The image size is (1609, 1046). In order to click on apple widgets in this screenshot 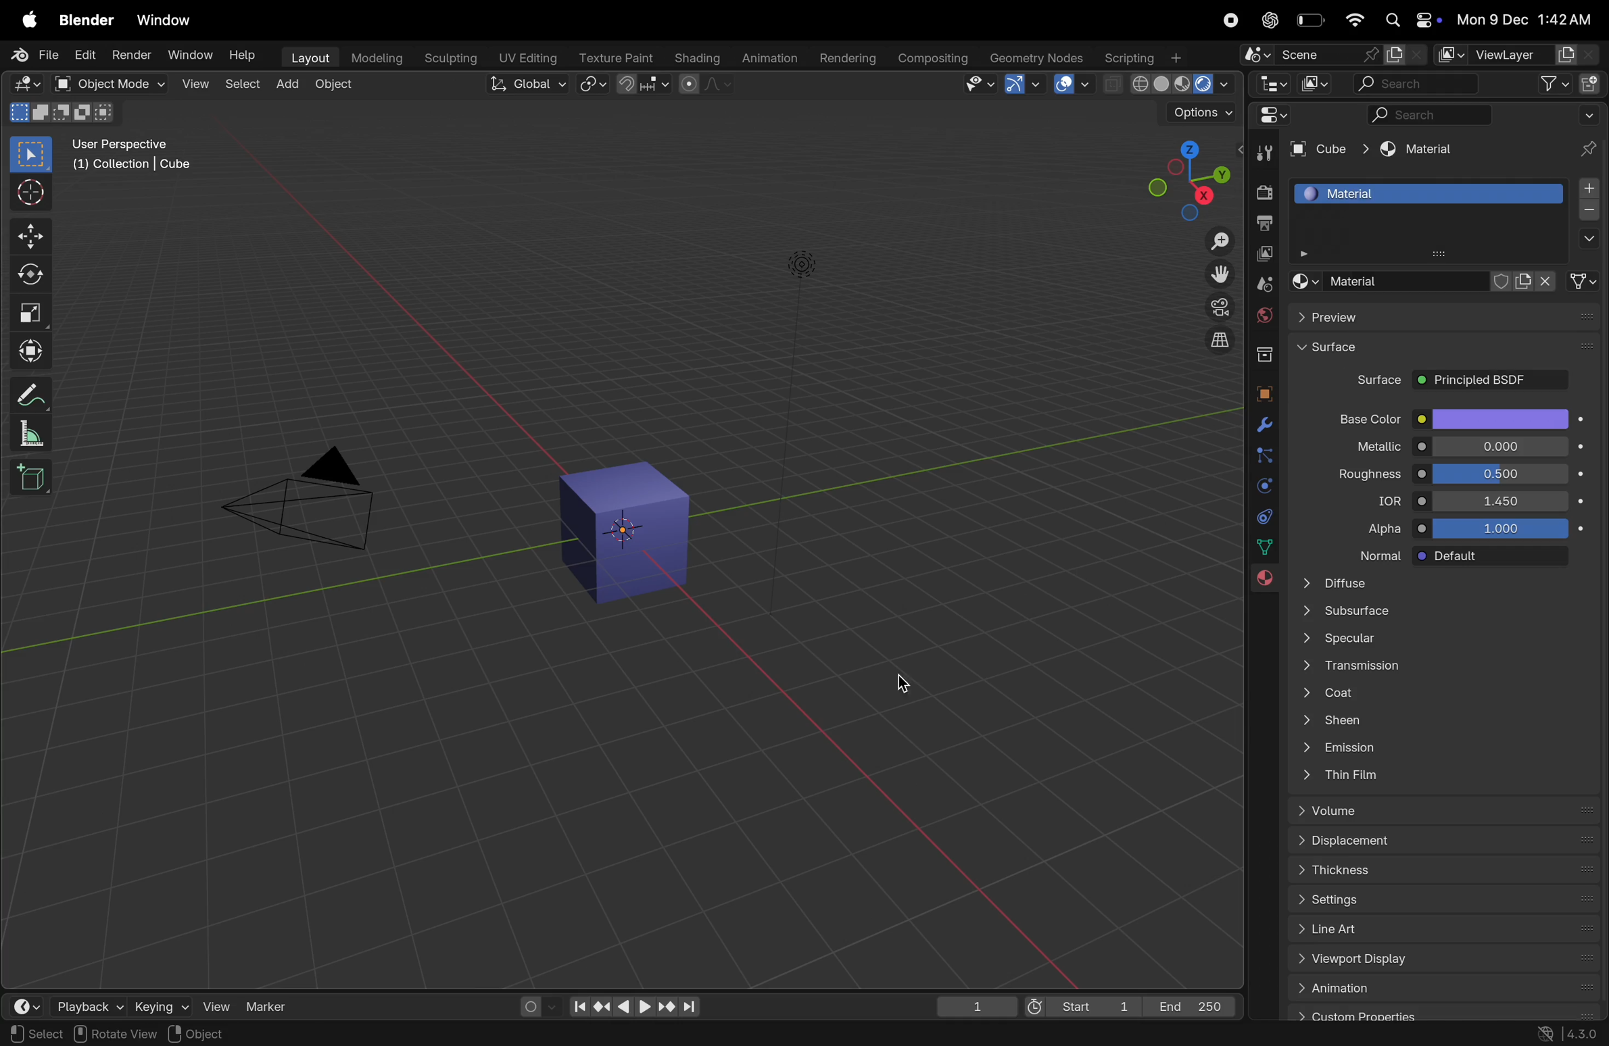, I will do `click(1411, 20)`.